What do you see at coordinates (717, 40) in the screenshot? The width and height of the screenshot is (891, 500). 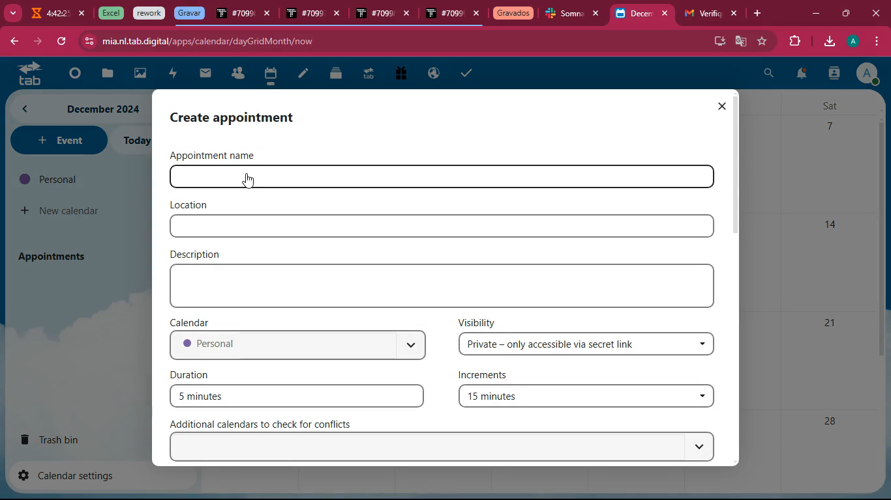 I see `desktop` at bounding box center [717, 40].